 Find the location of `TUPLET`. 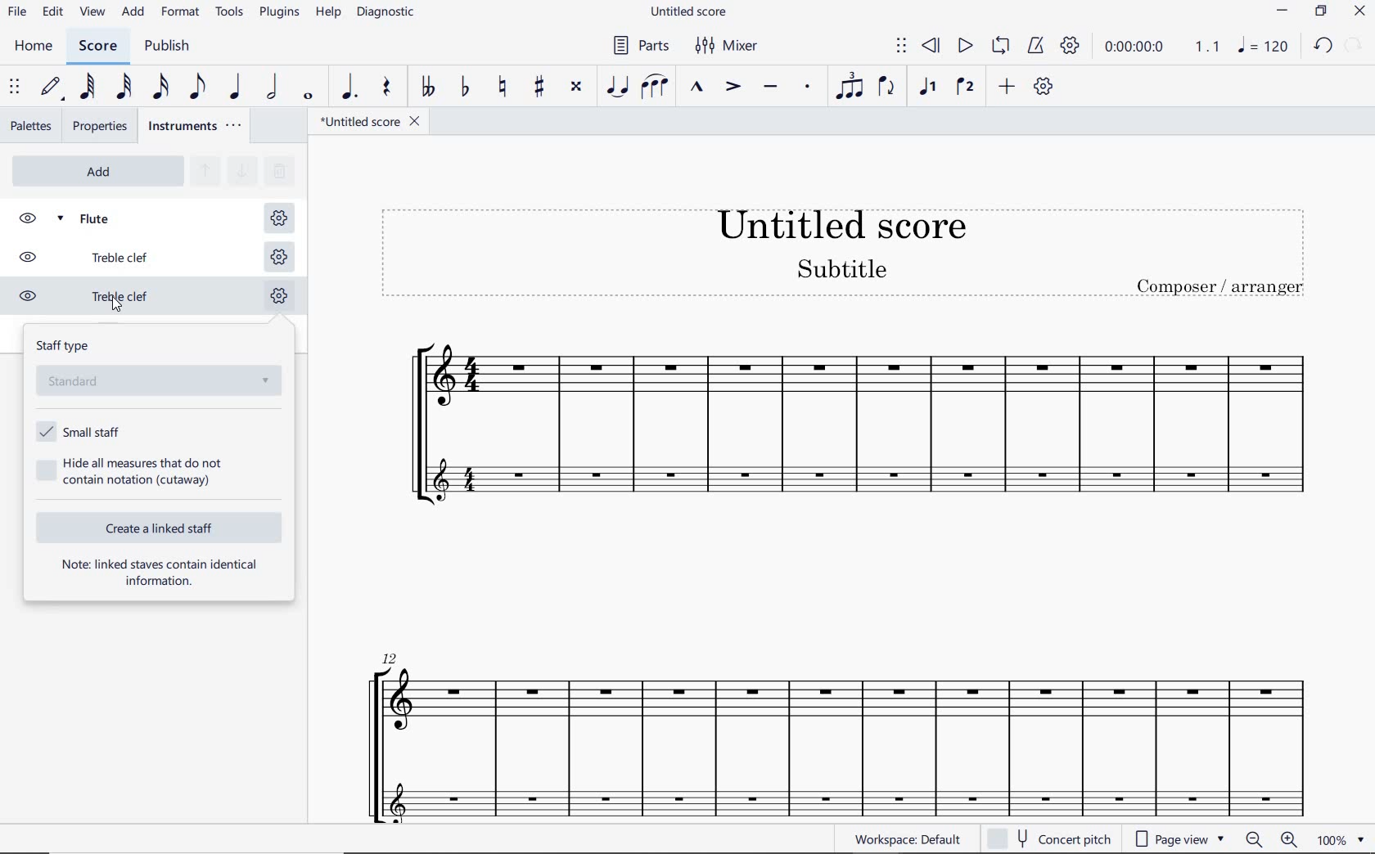

TUPLET is located at coordinates (845, 88).